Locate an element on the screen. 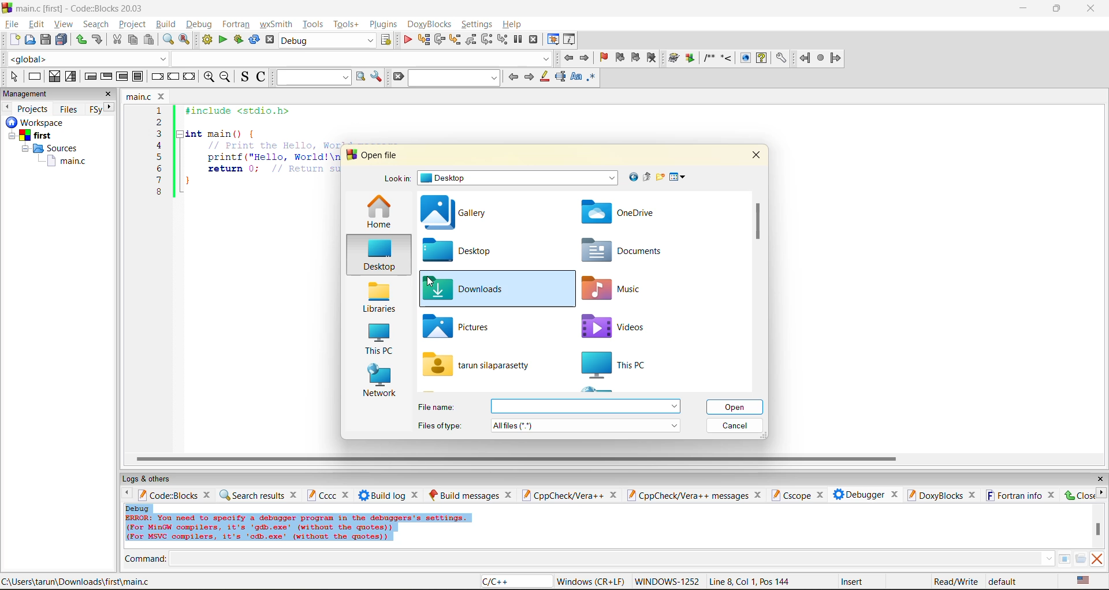   is located at coordinates (32, 122).